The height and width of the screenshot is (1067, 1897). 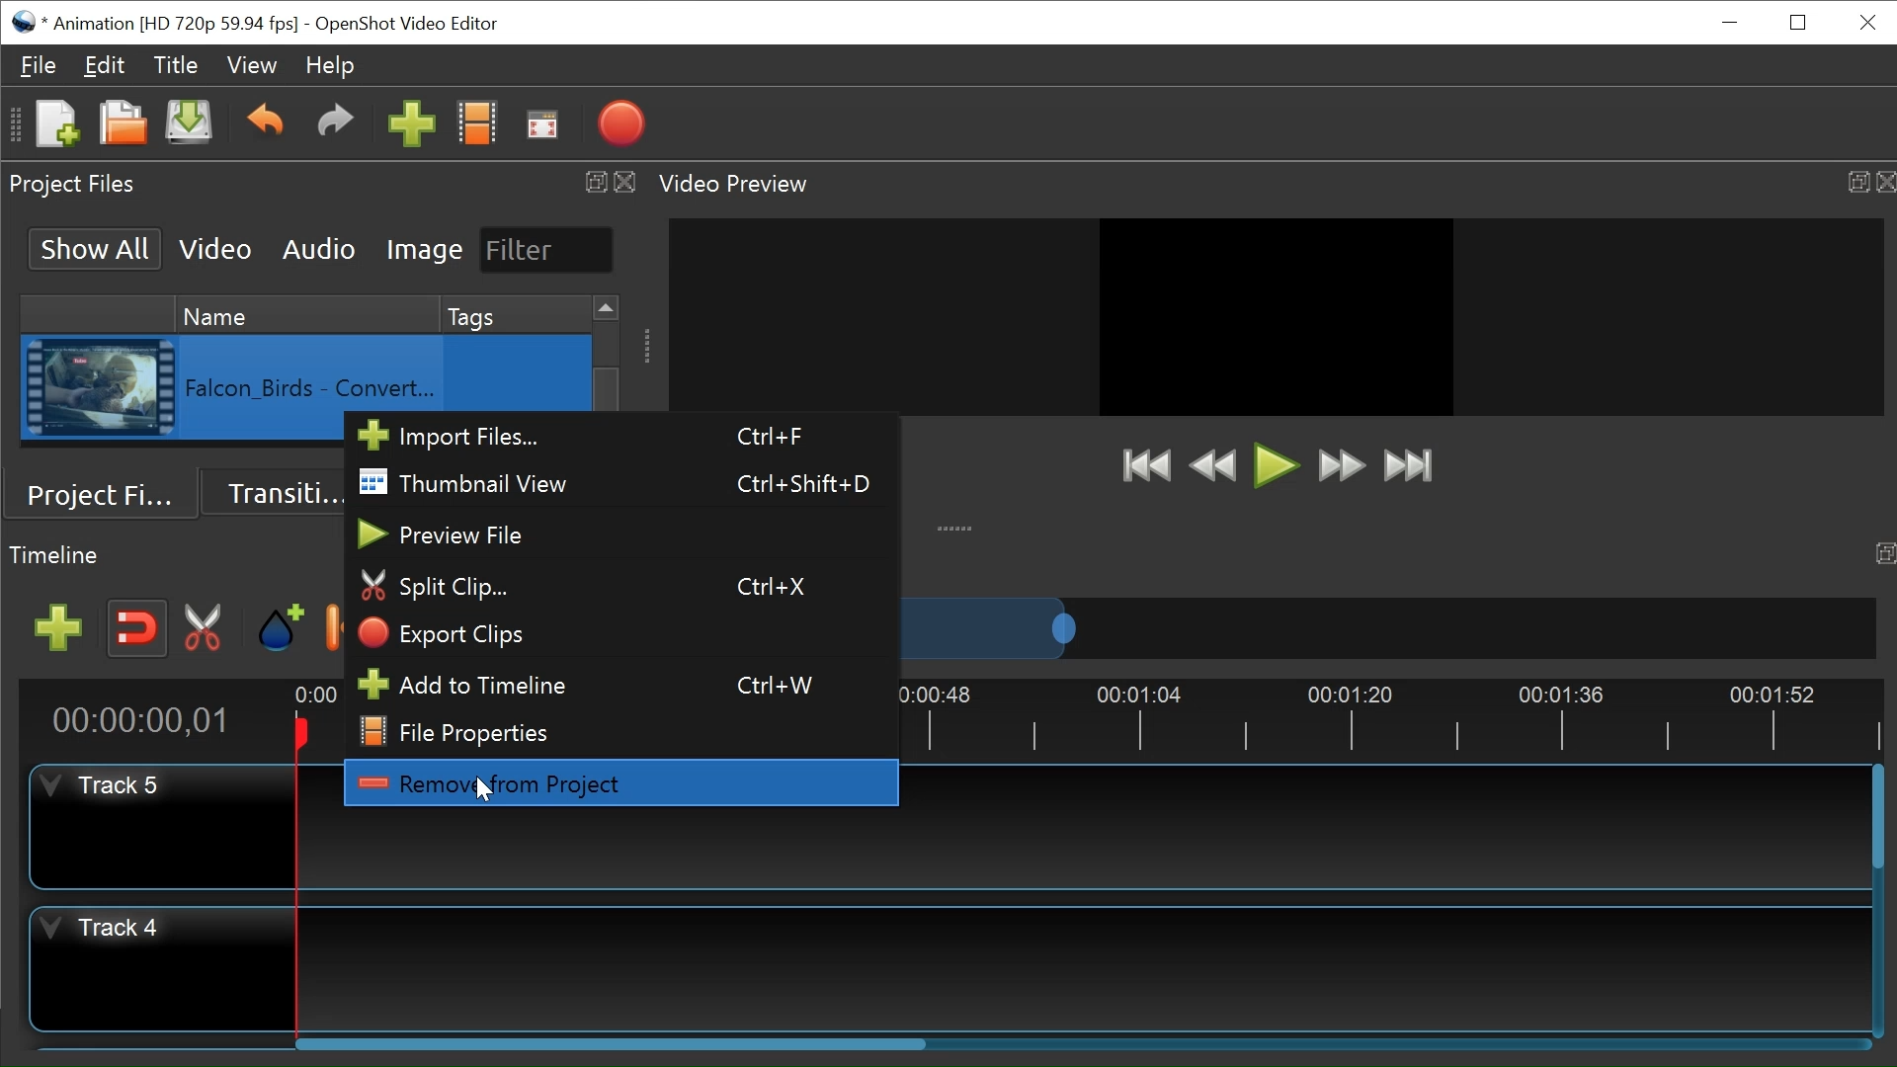 I want to click on Audio, so click(x=321, y=250).